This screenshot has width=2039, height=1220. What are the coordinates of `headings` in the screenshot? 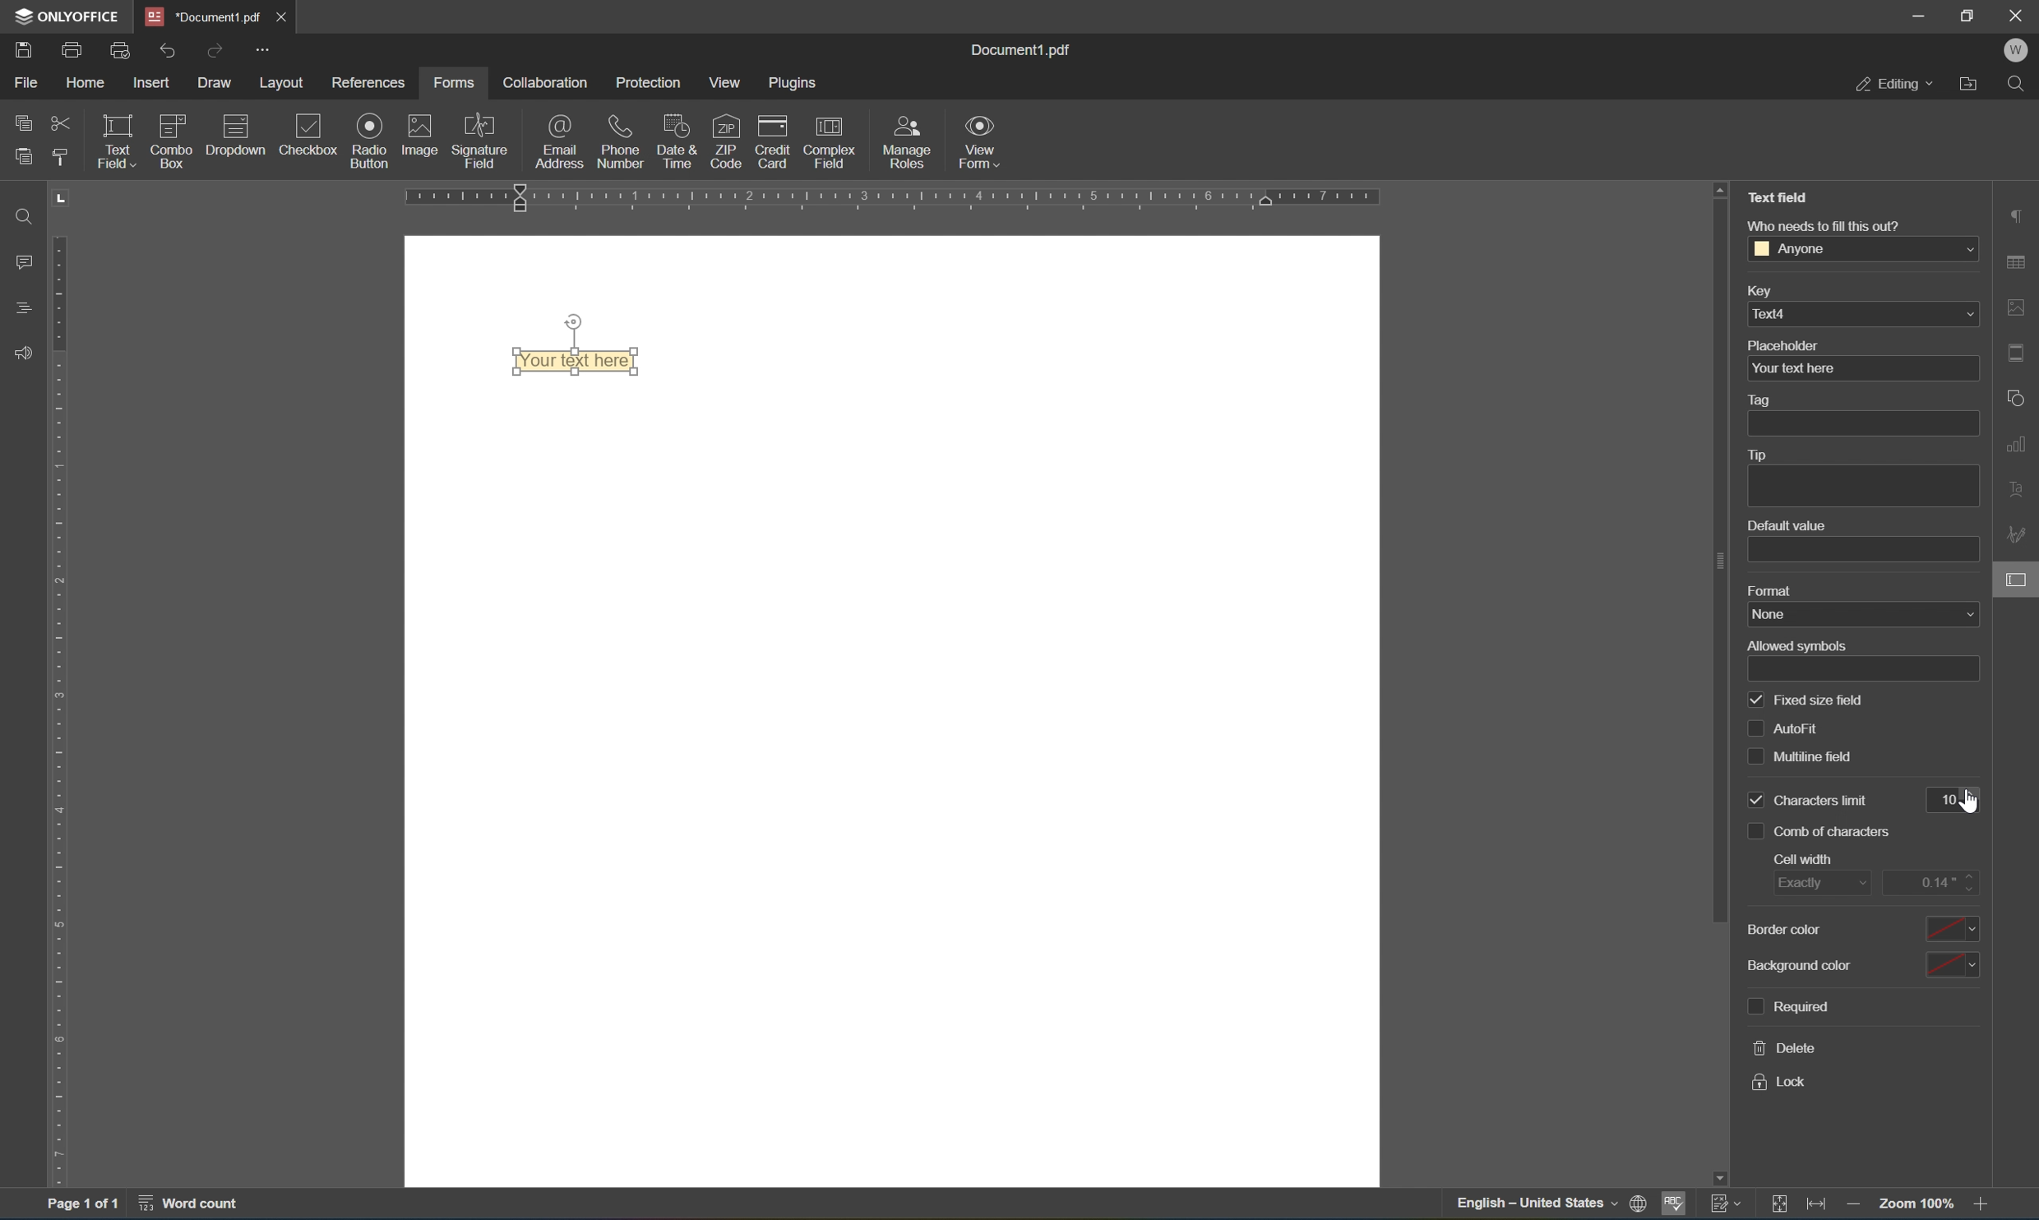 It's located at (24, 313).